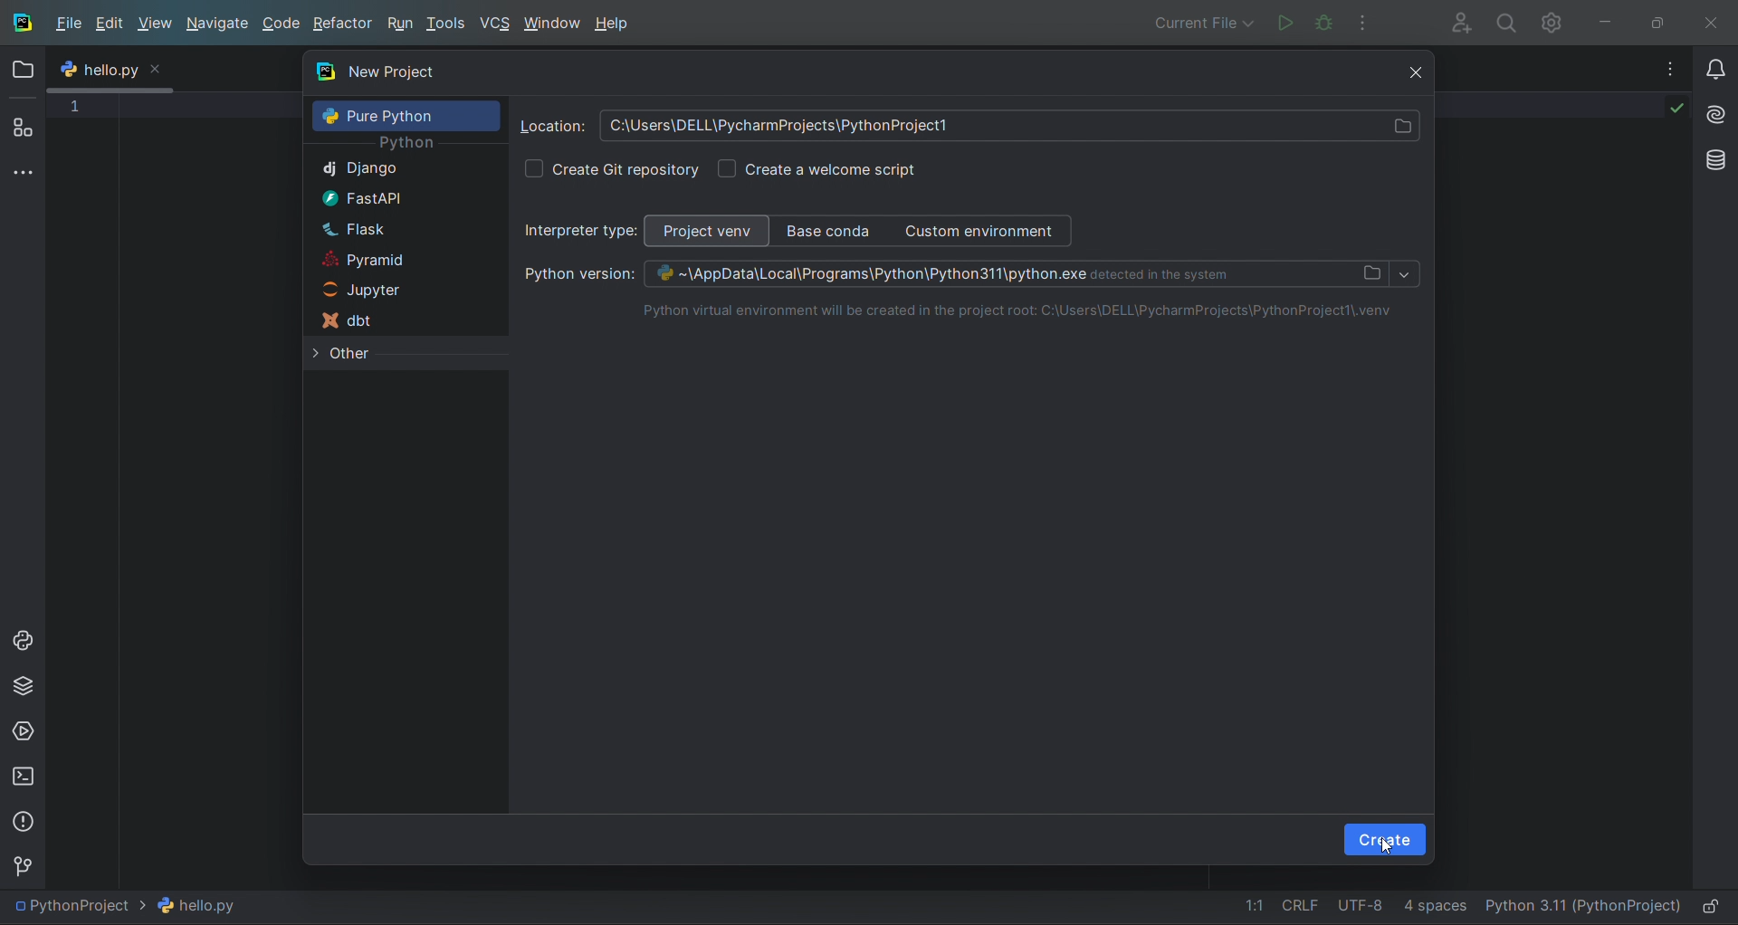  Describe the element at coordinates (283, 25) in the screenshot. I see `code` at that location.